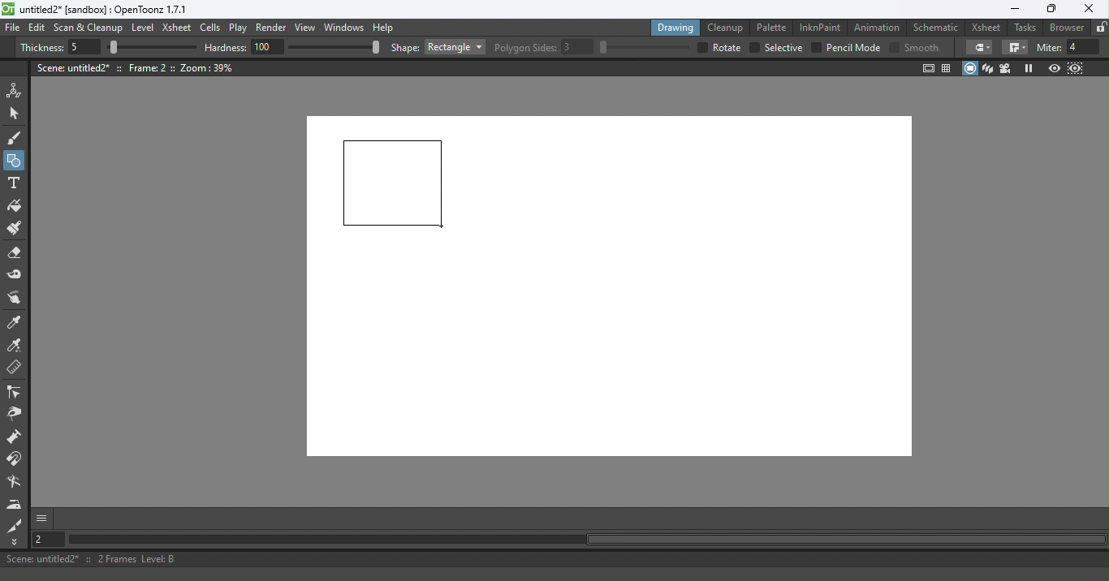  What do you see at coordinates (1014, 9) in the screenshot?
I see `Minimize` at bounding box center [1014, 9].